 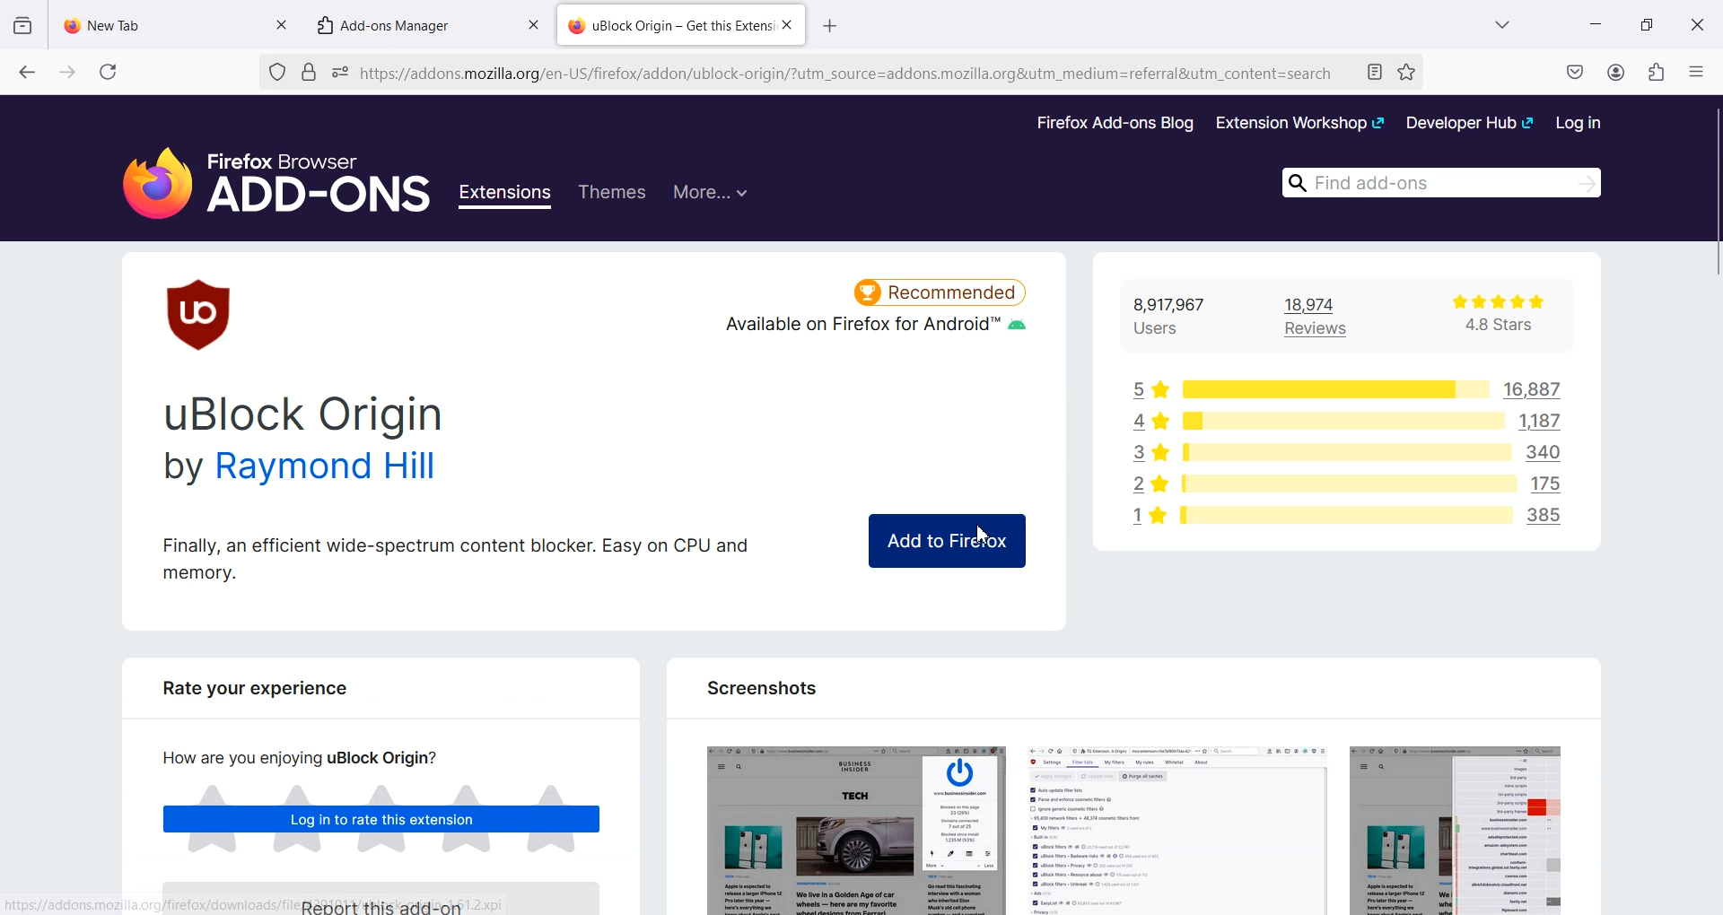 I want to click on 3 star rating, so click(x=1143, y=453).